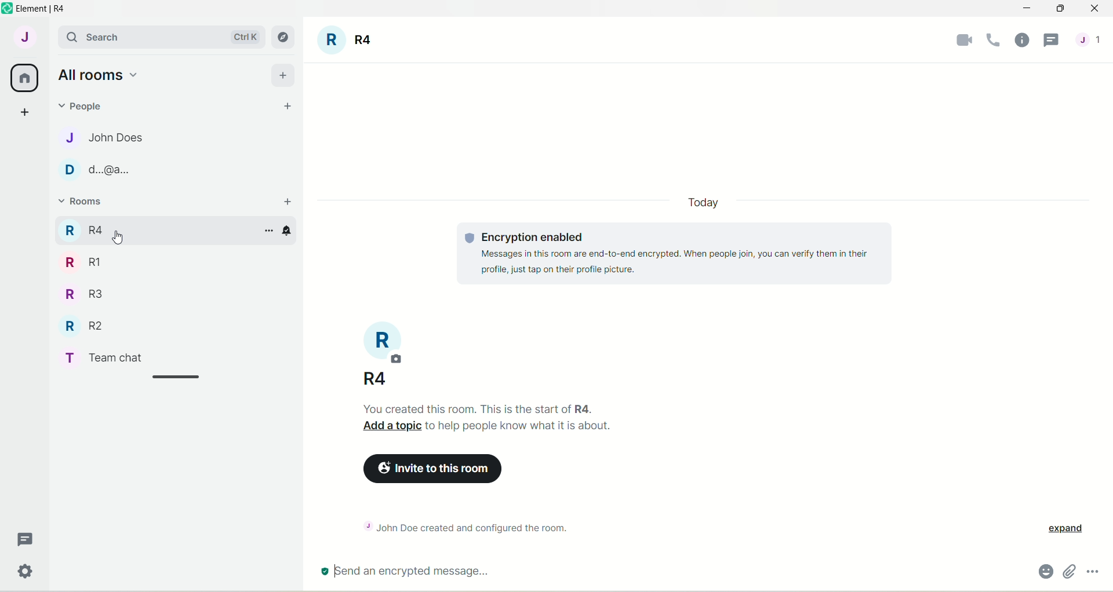  Describe the element at coordinates (82, 203) in the screenshot. I see `rooms` at that location.